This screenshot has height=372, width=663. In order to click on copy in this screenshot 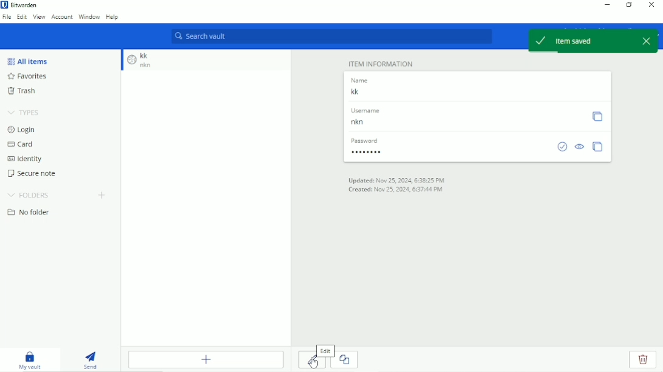, I will do `click(345, 360)`.